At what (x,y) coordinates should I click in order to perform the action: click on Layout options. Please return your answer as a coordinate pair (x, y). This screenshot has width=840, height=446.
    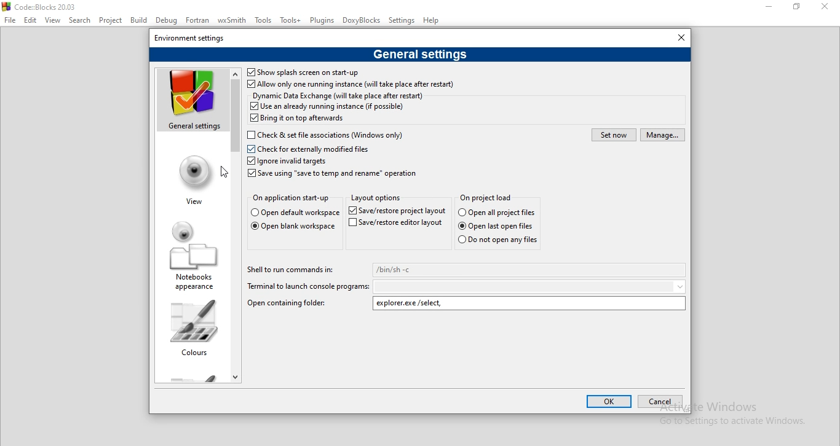
    Looking at the image, I should click on (388, 200).